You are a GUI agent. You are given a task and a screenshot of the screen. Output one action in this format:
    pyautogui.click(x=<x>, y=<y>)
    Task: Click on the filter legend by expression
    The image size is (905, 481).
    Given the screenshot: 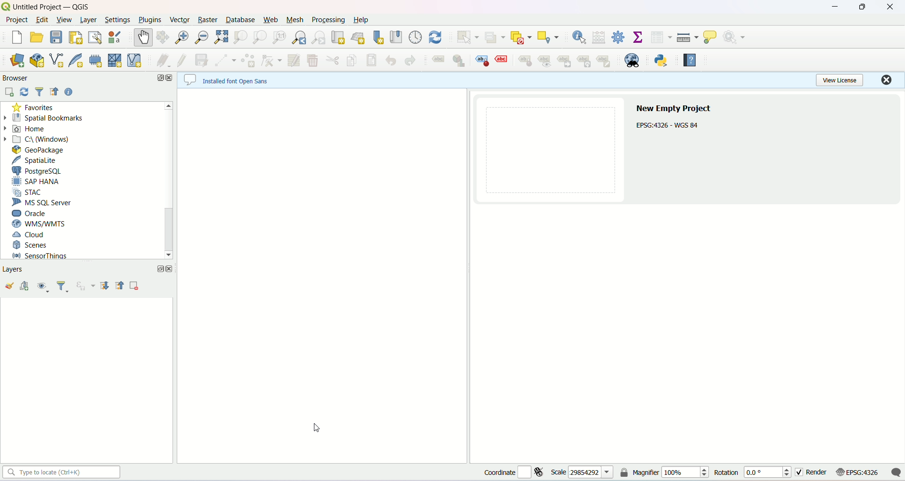 What is the action you would take?
    pyautogui.click(x=87, y=287)
    